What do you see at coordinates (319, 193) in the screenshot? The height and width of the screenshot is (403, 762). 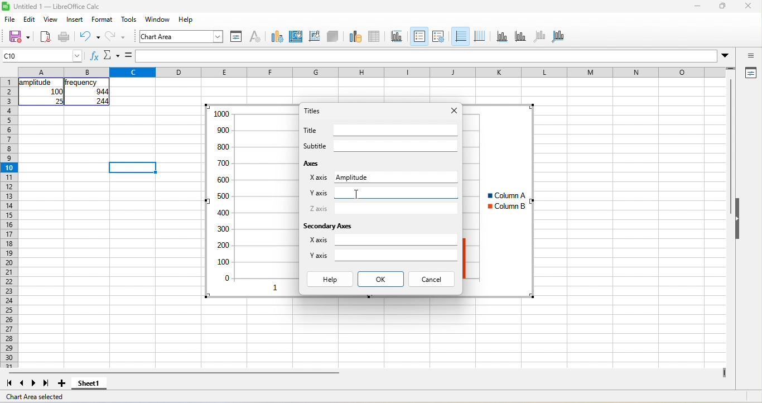 I see `Y axis` at bounding box center [319, 193].